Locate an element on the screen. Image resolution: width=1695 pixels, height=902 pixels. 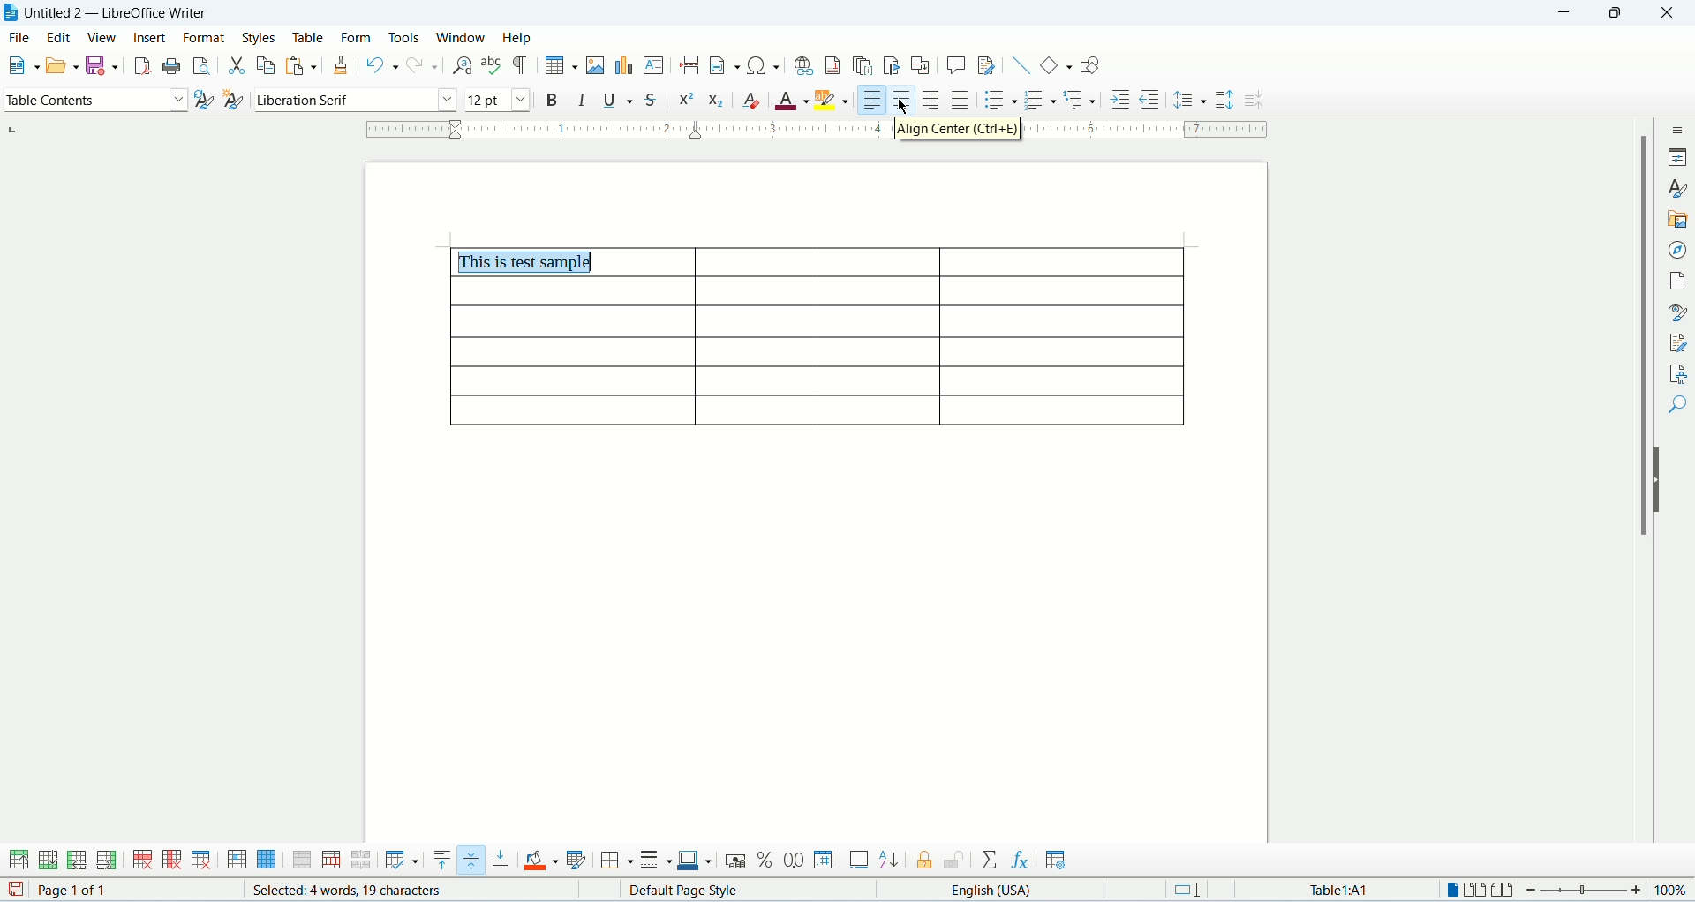
currency format is located at coordinates (735, 859).